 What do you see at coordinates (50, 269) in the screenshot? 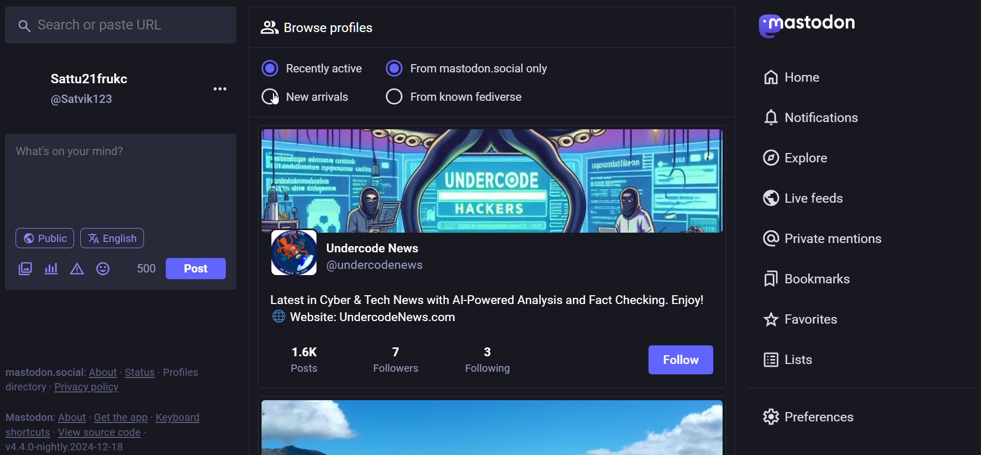
I see `poll` at bounding box center [50, 269].